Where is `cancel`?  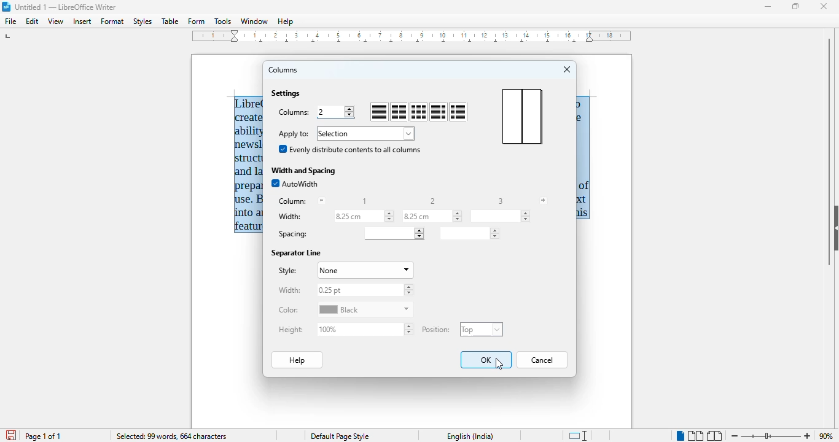
cancel is located at coordinates (542, 360).